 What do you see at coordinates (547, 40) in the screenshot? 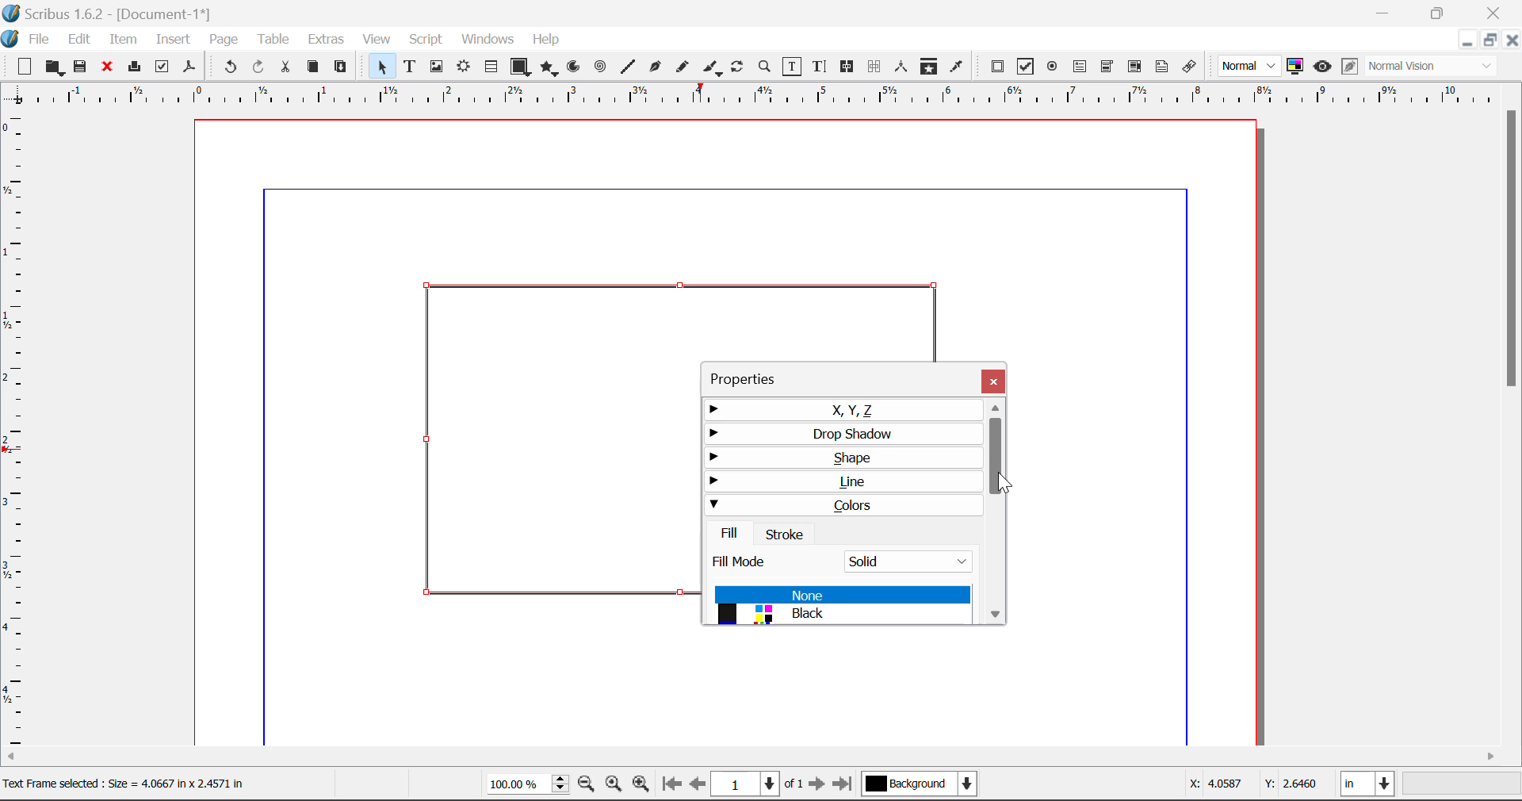
I see `Help` at bounding box center [547, 40].